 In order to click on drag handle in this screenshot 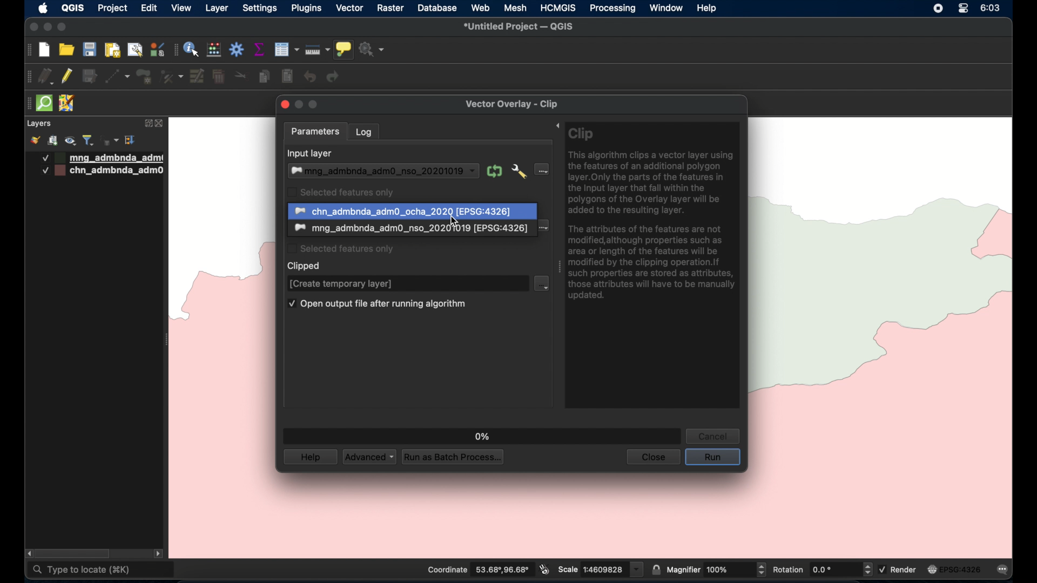, I will do `click(26, 104)`.